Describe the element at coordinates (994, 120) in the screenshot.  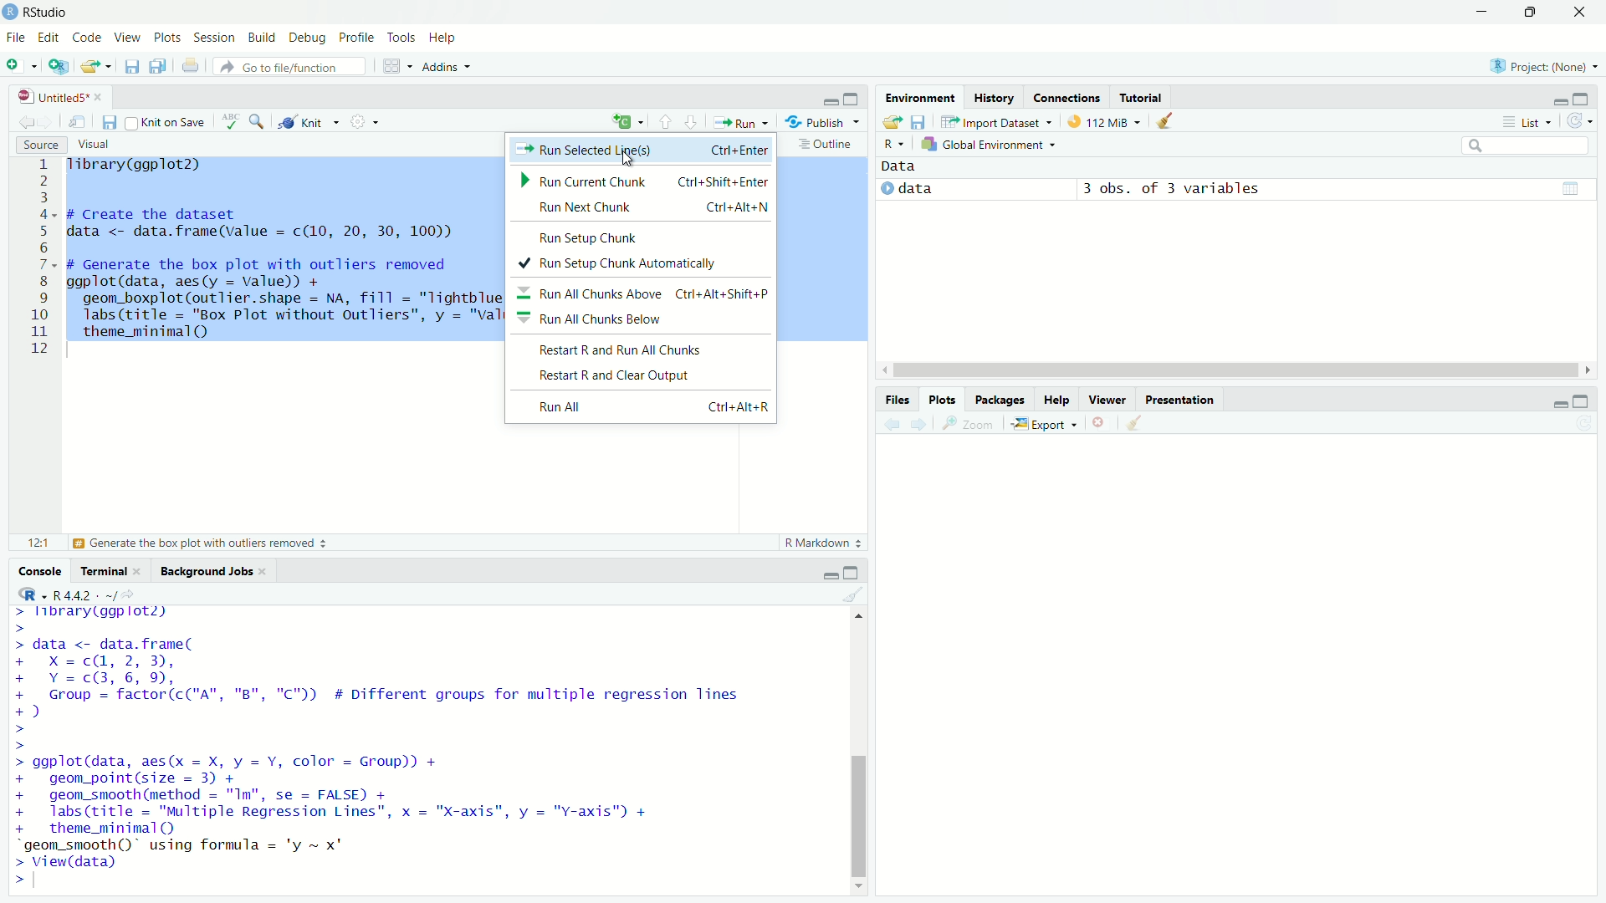
I see `import Dataset` at that location.